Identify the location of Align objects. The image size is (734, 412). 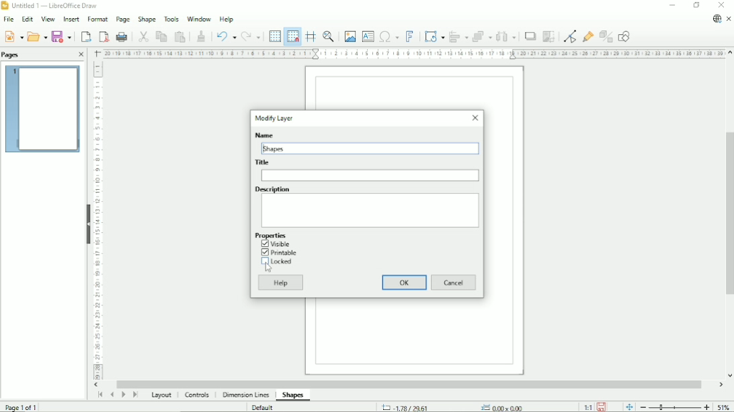
(458, 36).